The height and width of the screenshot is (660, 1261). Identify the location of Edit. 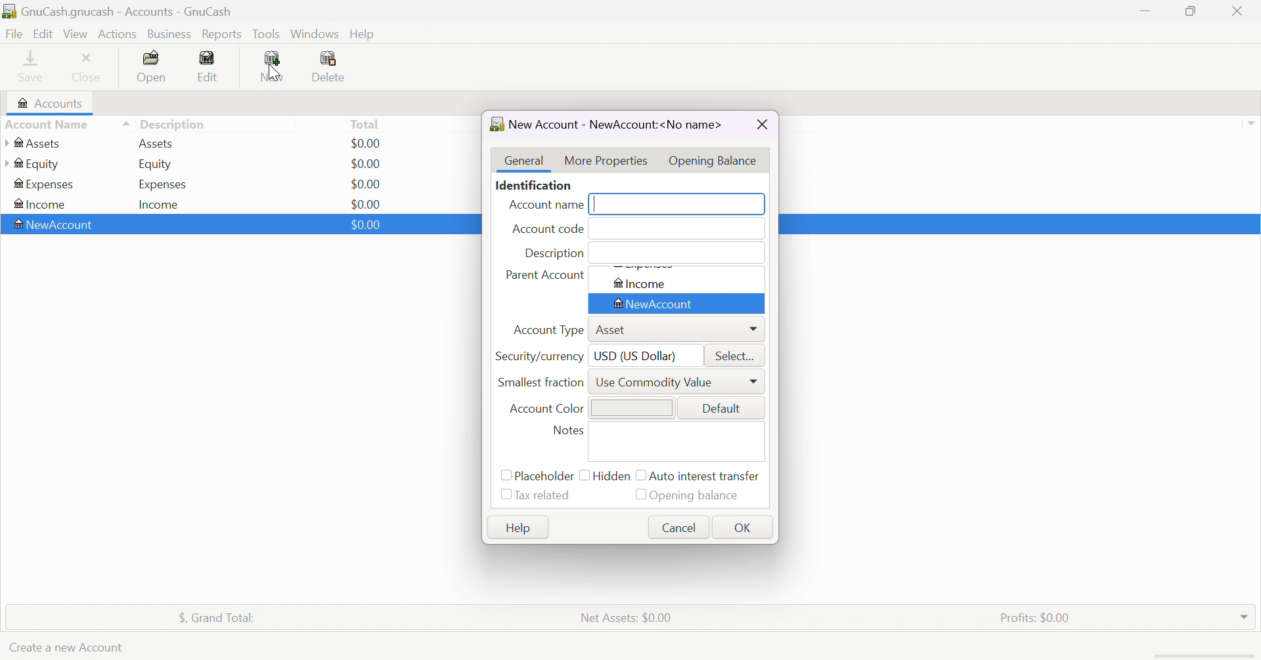
(208, 67).